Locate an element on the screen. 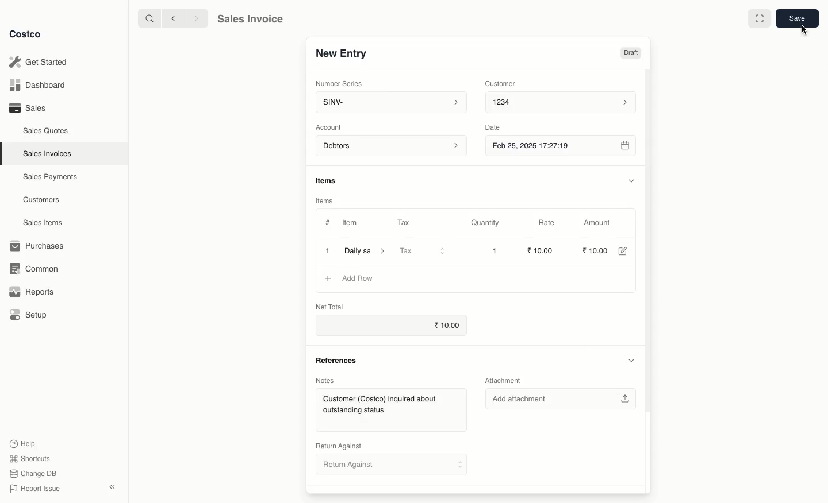  10.00 is located at coordinates (542, 250).